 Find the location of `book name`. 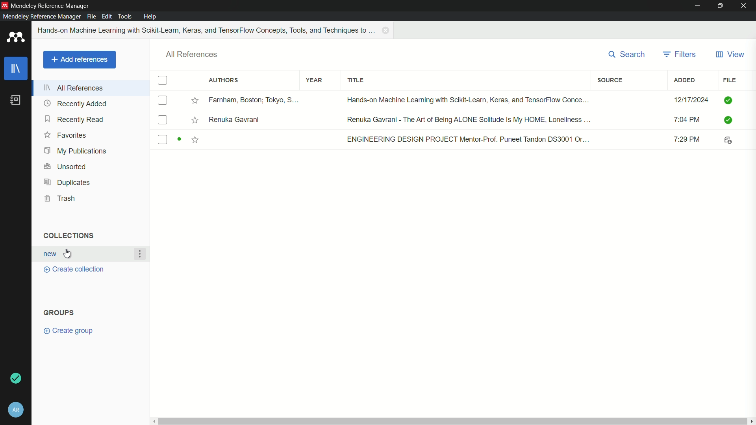

book name is located at coordinates (207, 30).